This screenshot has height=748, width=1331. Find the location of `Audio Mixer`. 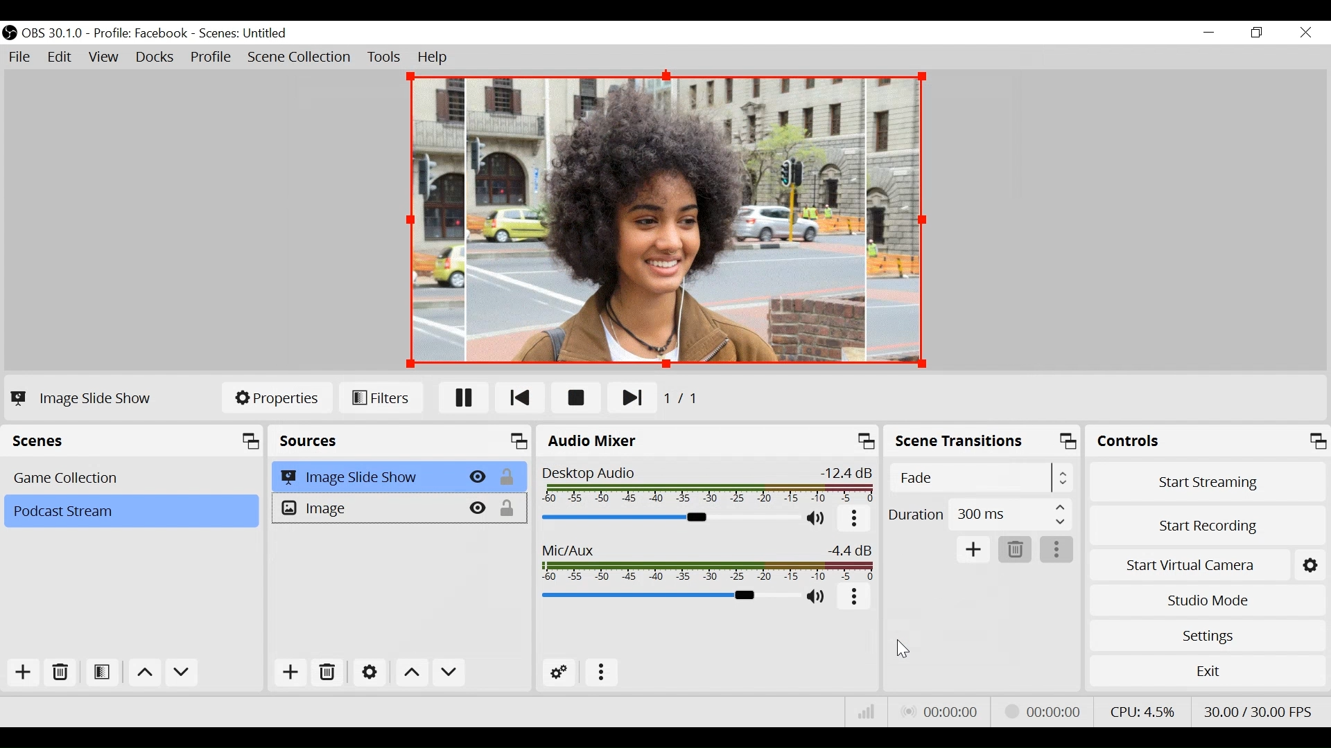

Audio Mixer is located at coordinates (709, 443).